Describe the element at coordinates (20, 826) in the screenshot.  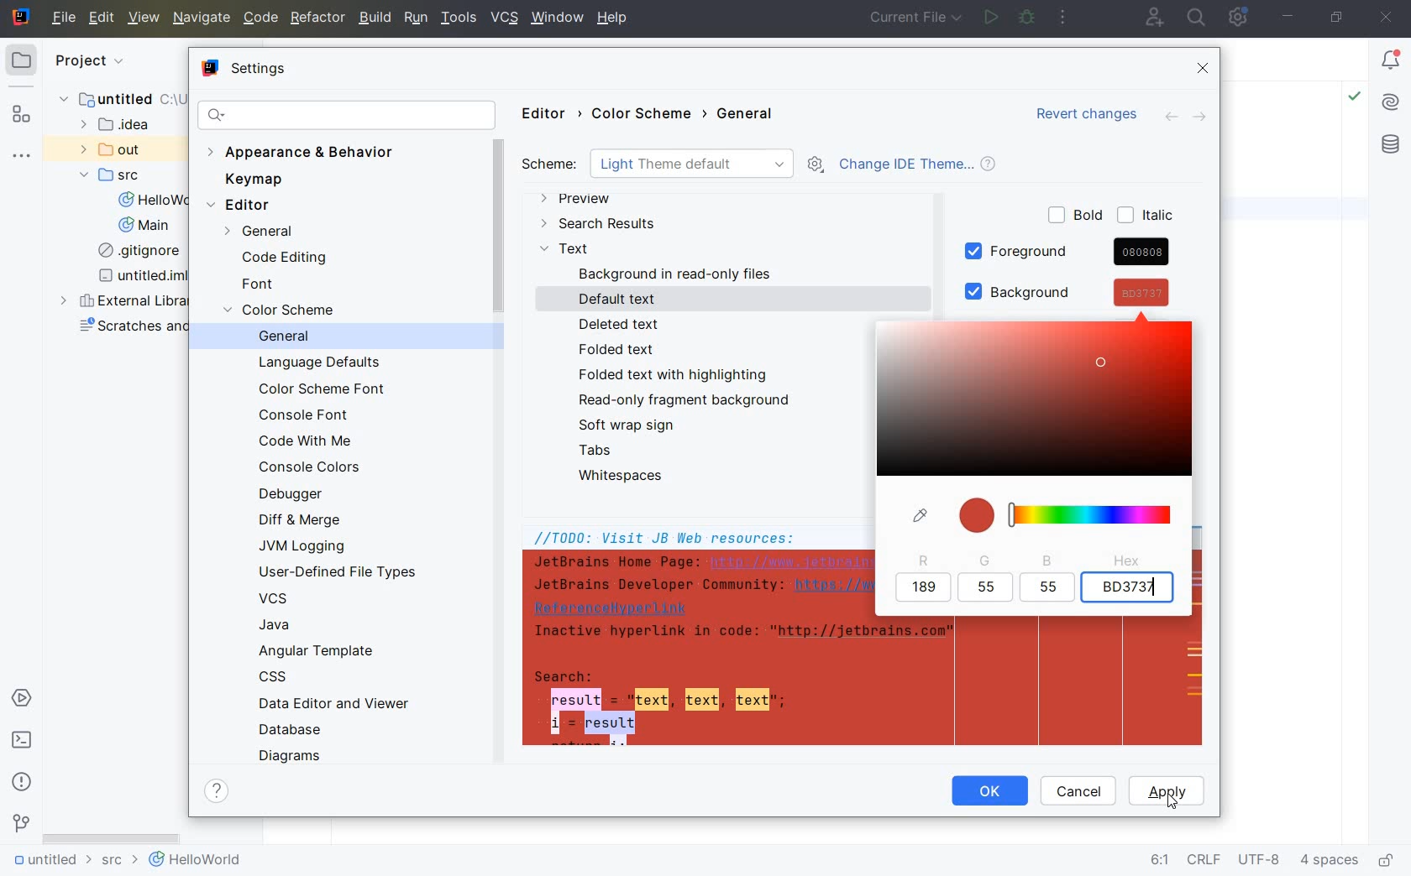
I see `version control` at that location.